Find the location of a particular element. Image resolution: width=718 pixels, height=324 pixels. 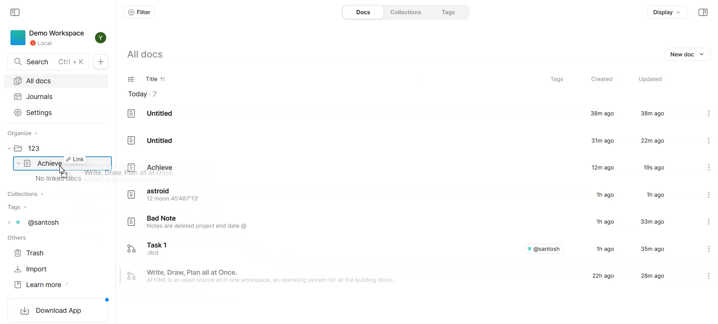

all docs is located at coordinates (150, 54).